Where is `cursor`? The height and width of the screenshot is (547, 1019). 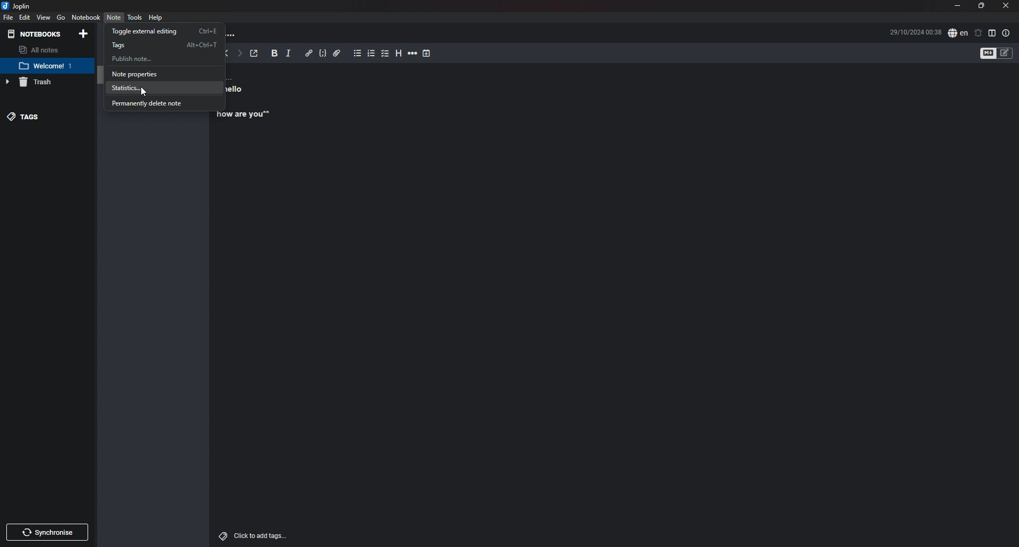 cursor is located at coordinates (144, 92).